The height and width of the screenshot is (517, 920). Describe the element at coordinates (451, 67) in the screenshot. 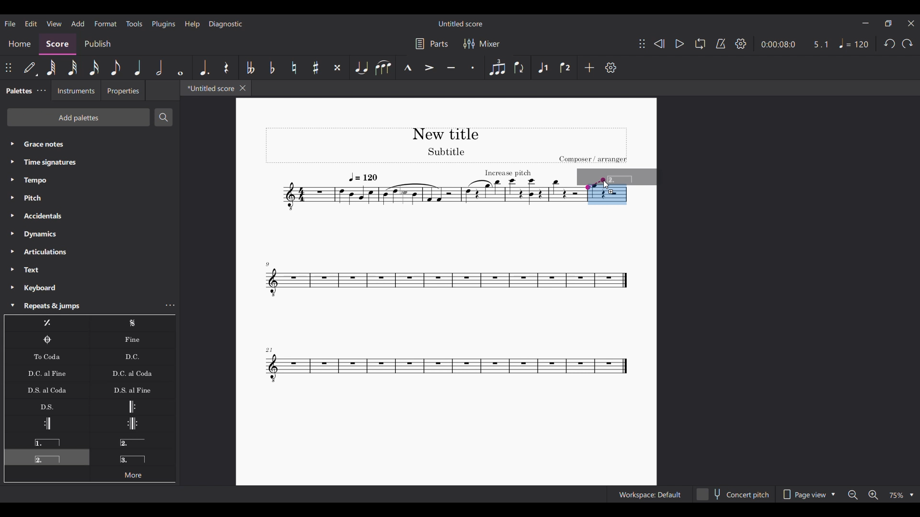

I see `Tenuto` at that location.